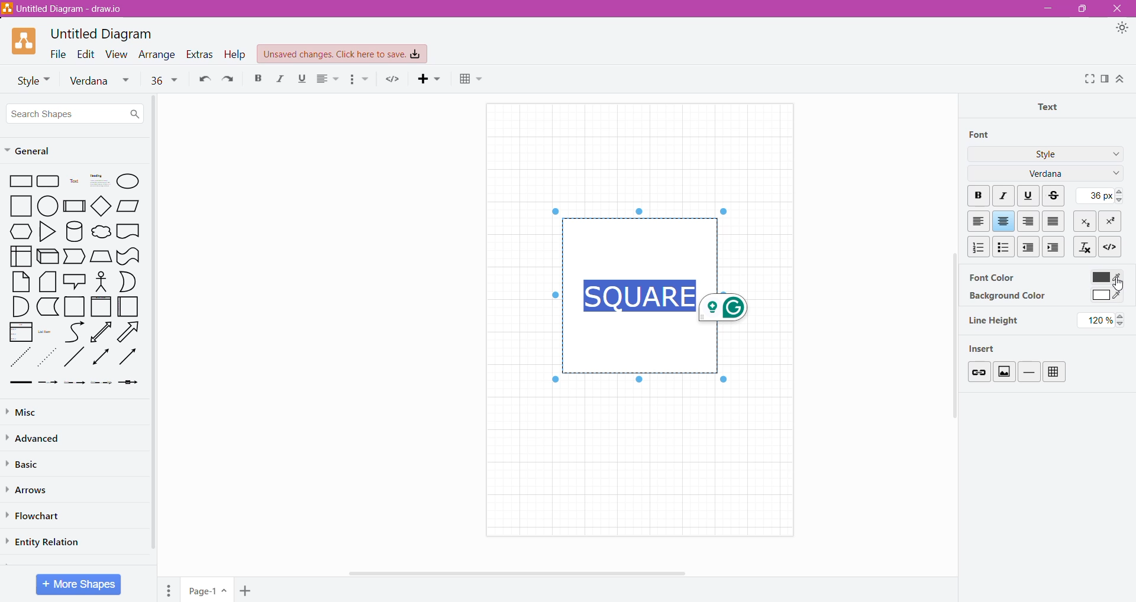 The width and height of the screenshot is (1136, 602). Describe the element at coordinates (1116, 8) in the screenshot. I see `Close` at that location.